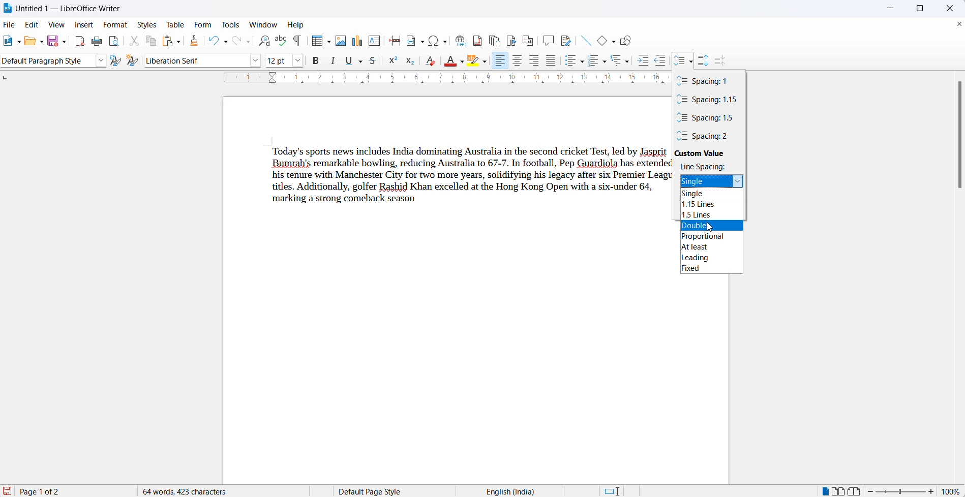 Image resolution: width=965 pixels, height=497 pixels. Describe the element at coordinates (9, 24) in the screenshot. I see `file` at that location.